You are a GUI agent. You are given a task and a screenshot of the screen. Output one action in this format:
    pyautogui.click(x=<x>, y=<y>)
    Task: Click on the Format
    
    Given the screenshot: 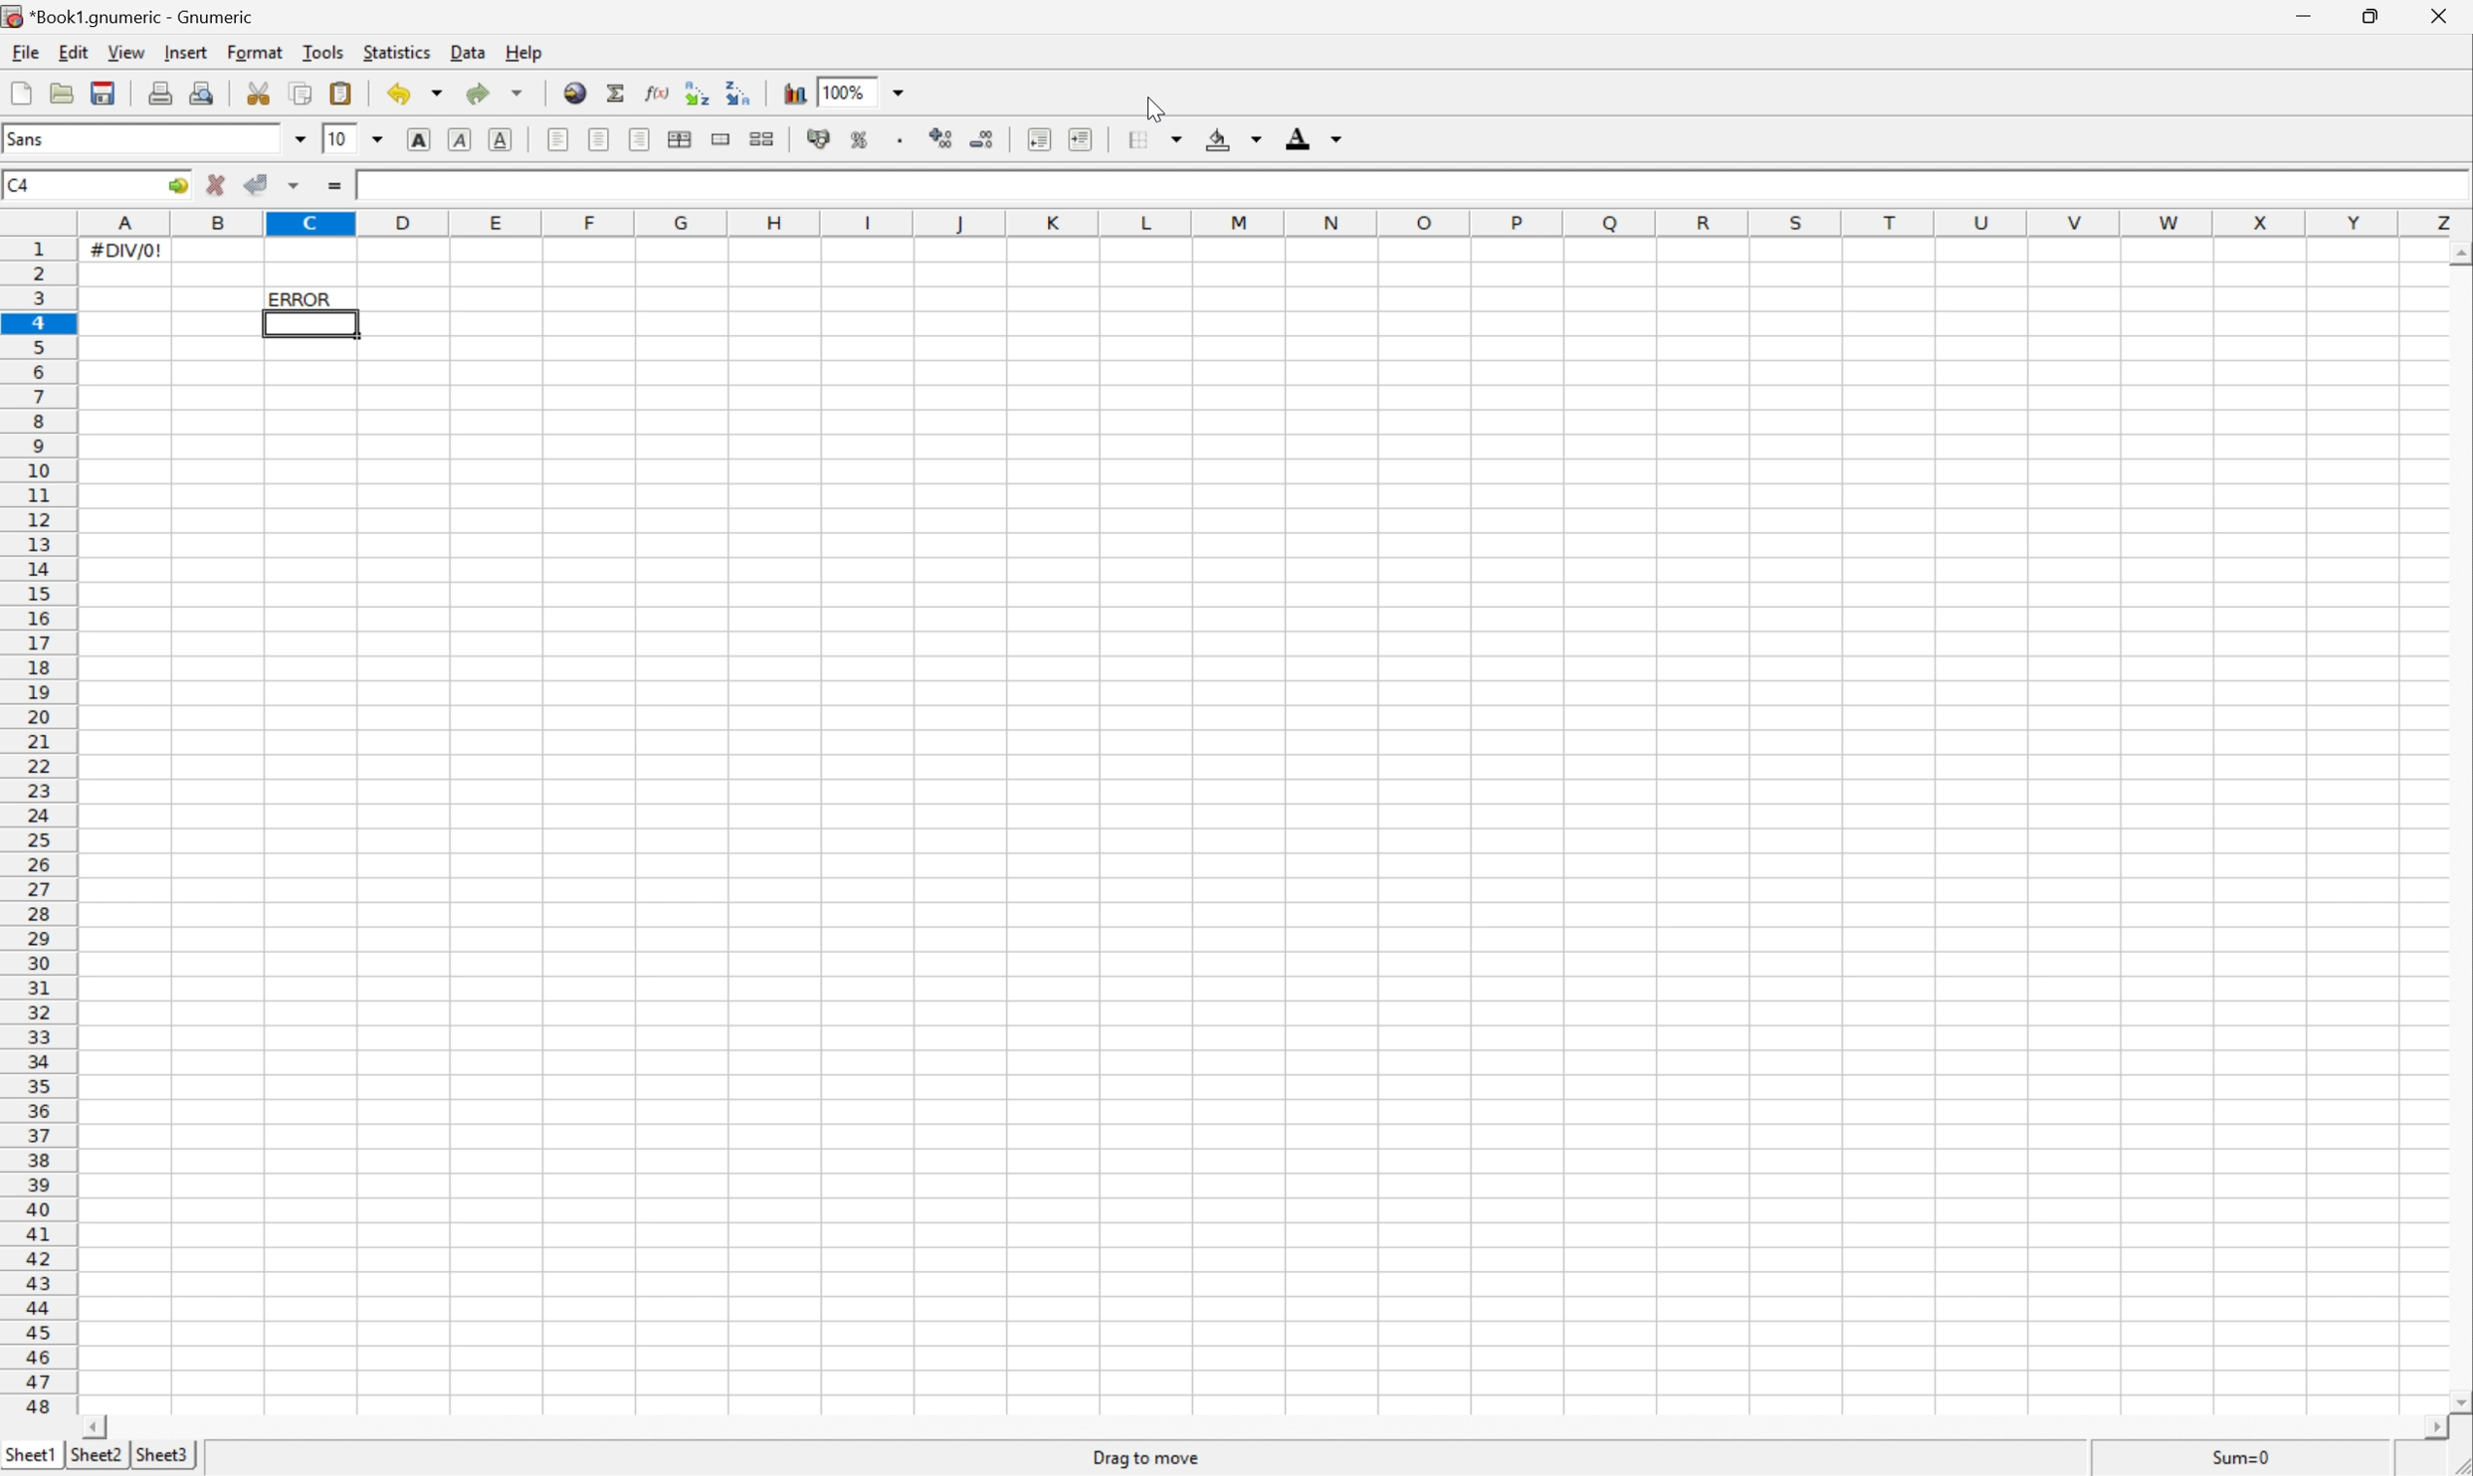 What is the action you would take?
    pyautogui.click(x=257, y=52)
    